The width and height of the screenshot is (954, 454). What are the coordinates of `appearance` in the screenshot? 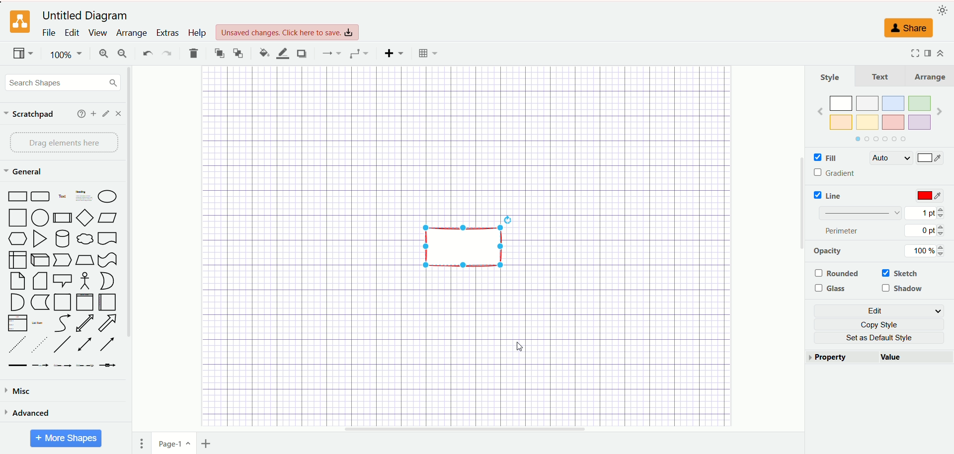 It's located at (940, 10).